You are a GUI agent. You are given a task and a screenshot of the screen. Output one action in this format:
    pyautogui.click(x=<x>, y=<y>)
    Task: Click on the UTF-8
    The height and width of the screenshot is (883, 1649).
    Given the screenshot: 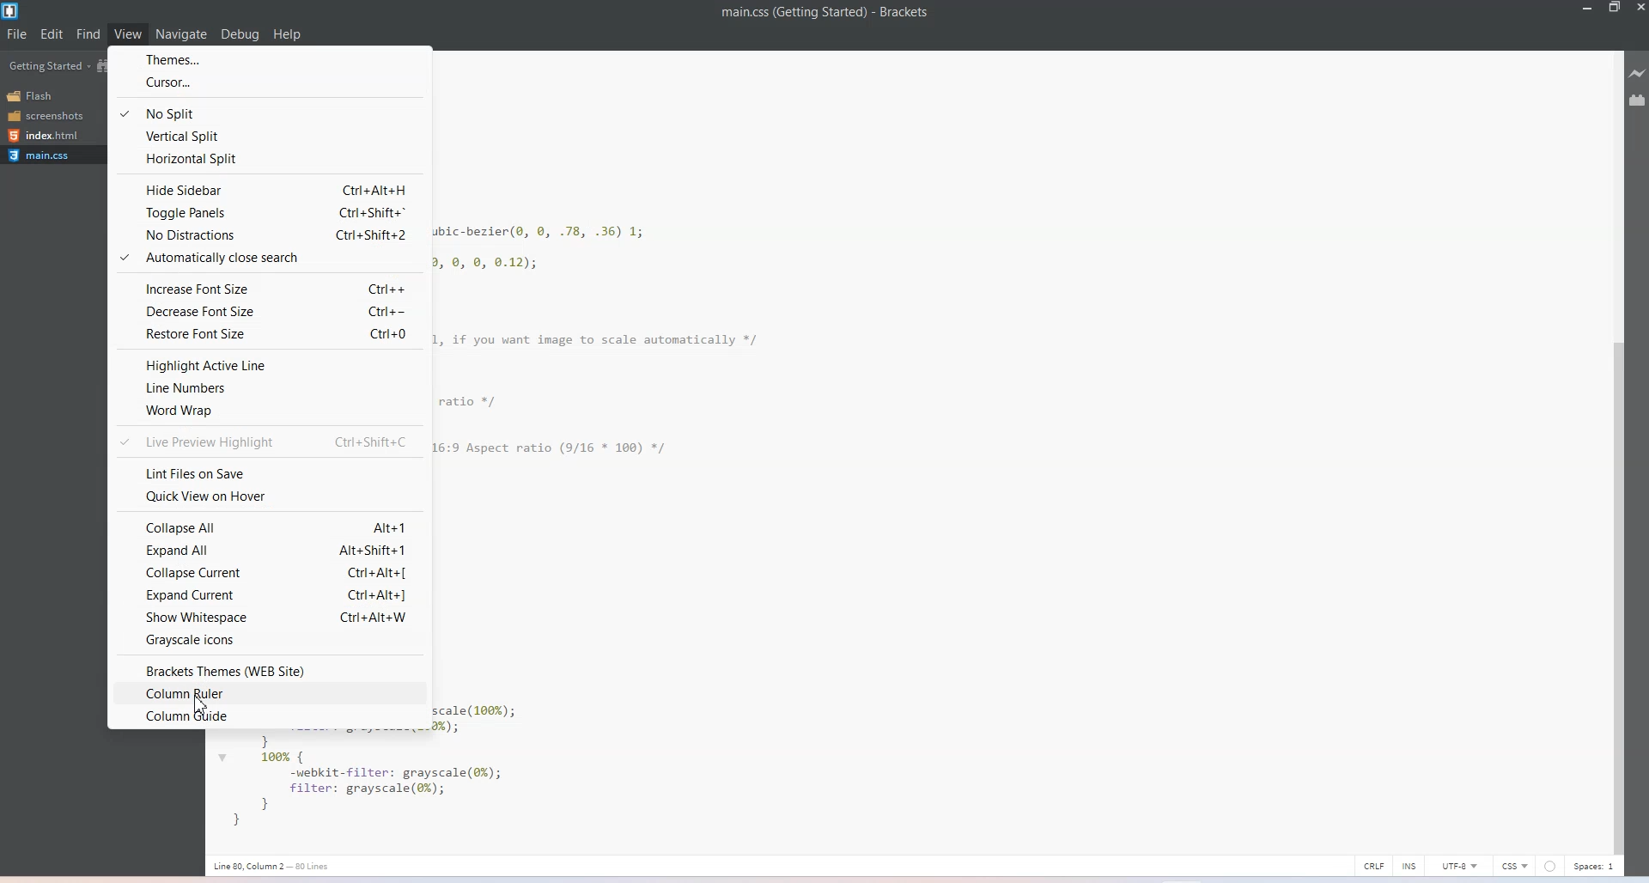 What is the action you would take?
    pyautogui.click(x=1461, y=866)
    